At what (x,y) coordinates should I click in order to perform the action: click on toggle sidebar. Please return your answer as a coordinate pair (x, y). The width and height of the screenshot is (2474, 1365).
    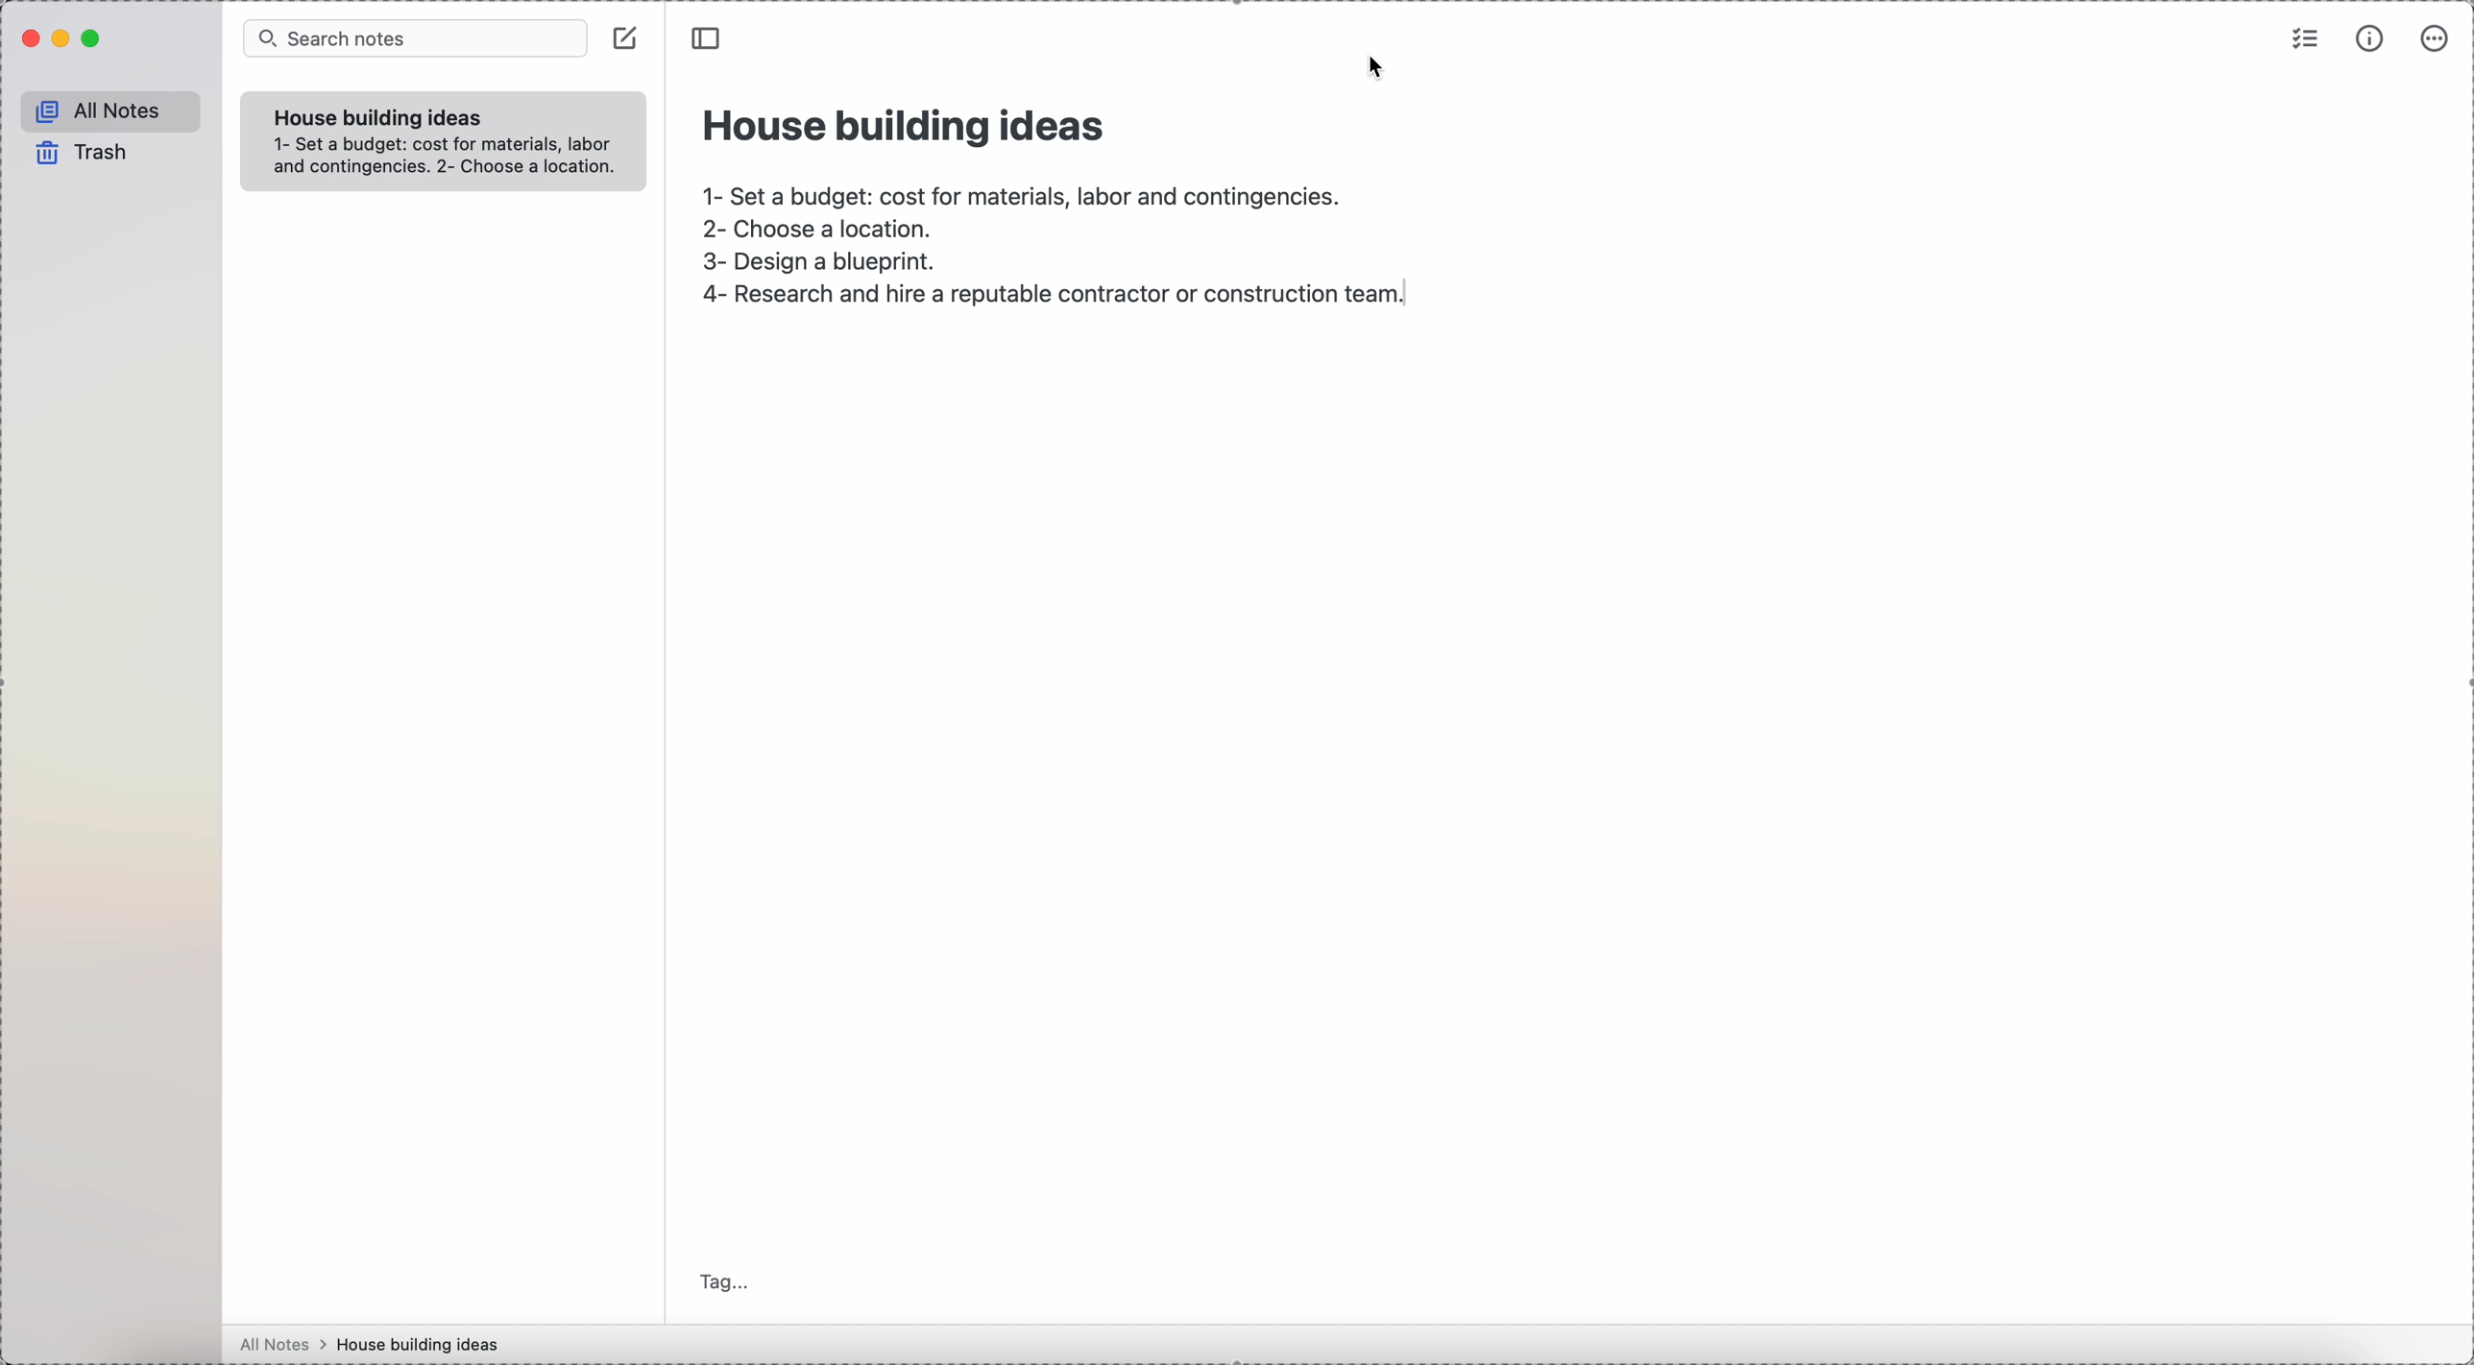
    Looking at the image, I should click on (710, 39).